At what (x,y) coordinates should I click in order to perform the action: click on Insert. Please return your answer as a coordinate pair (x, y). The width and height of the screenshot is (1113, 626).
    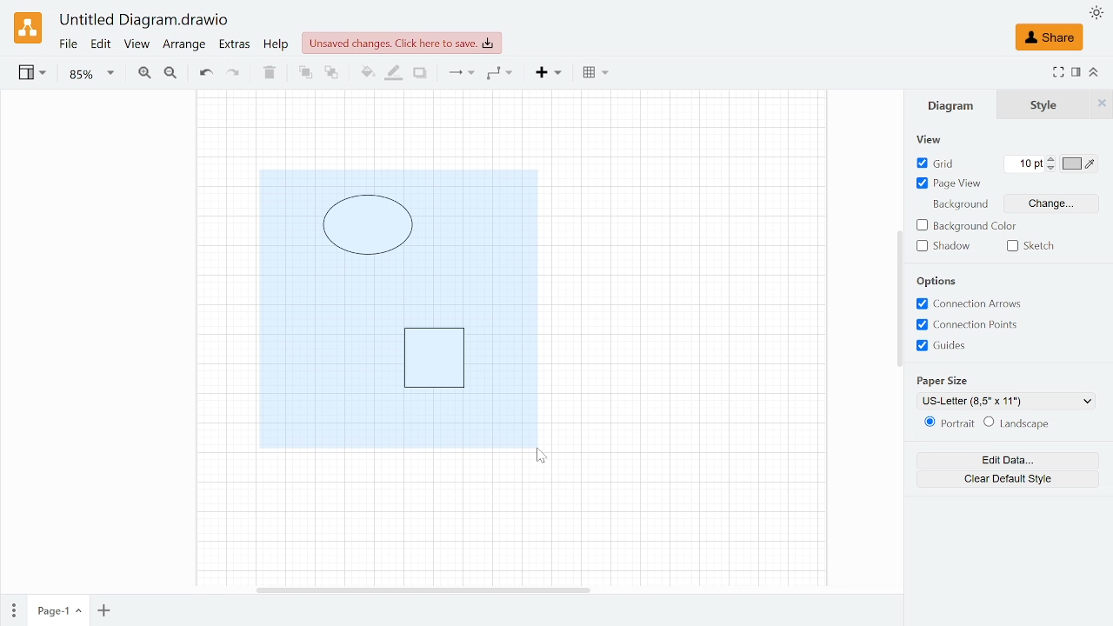
    Looking at the image, I should click on (550, 73).